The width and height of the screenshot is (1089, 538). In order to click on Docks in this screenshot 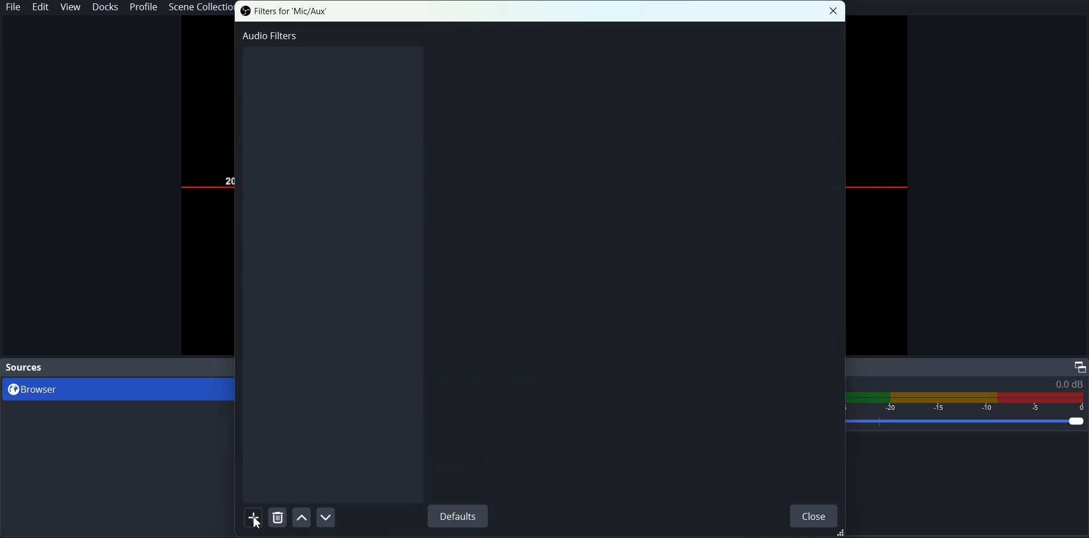, I will do `click(107, 8)`.